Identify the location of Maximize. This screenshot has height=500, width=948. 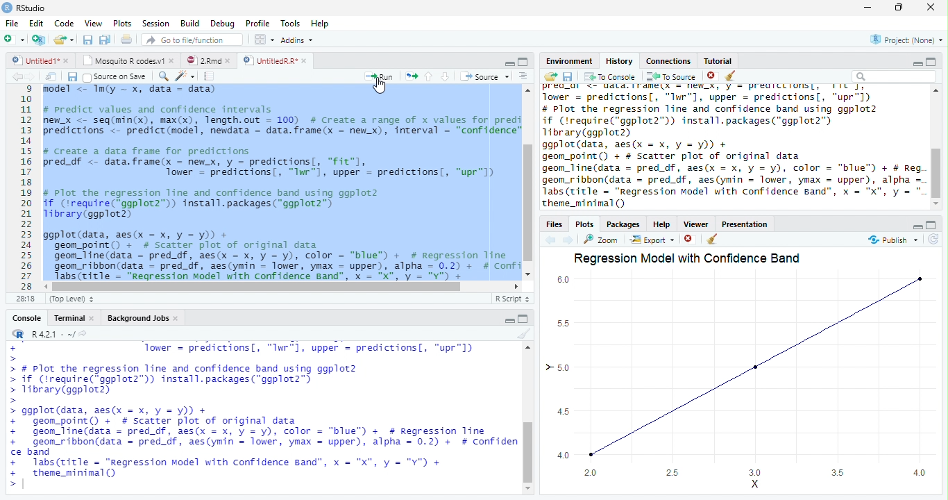
(933, 61).